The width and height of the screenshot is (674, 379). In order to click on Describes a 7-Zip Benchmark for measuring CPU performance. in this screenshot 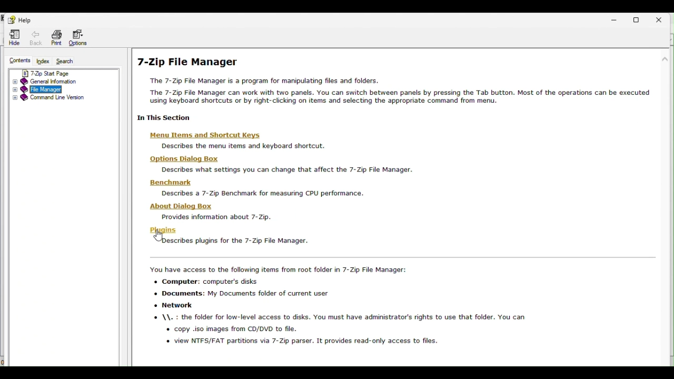, I will do `click(262, 193)`.